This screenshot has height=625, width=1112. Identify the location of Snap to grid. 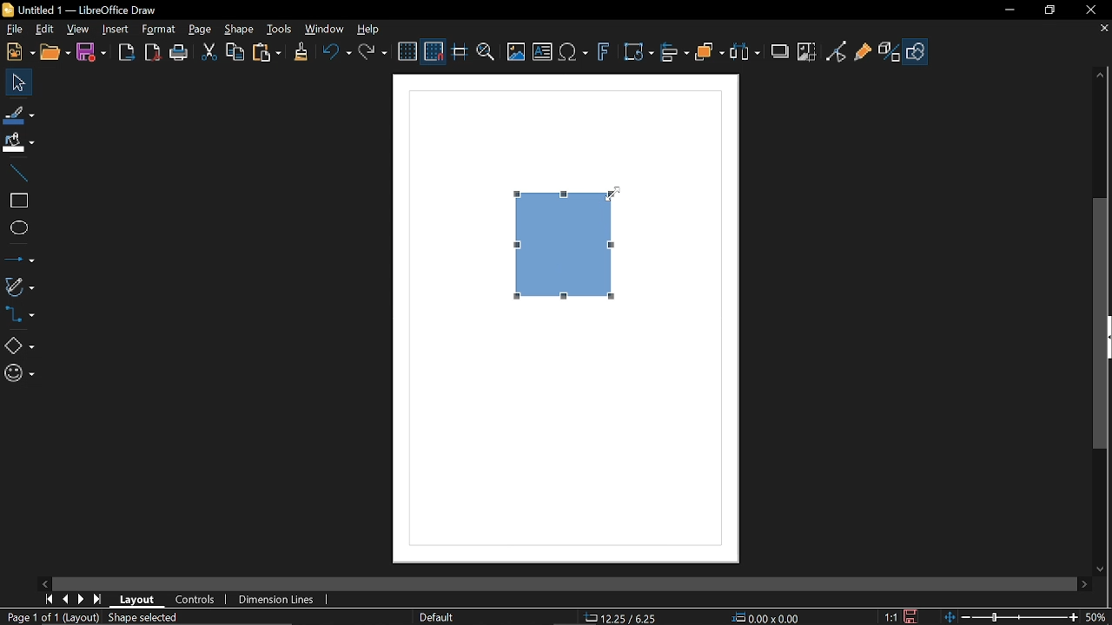
(434, 53).